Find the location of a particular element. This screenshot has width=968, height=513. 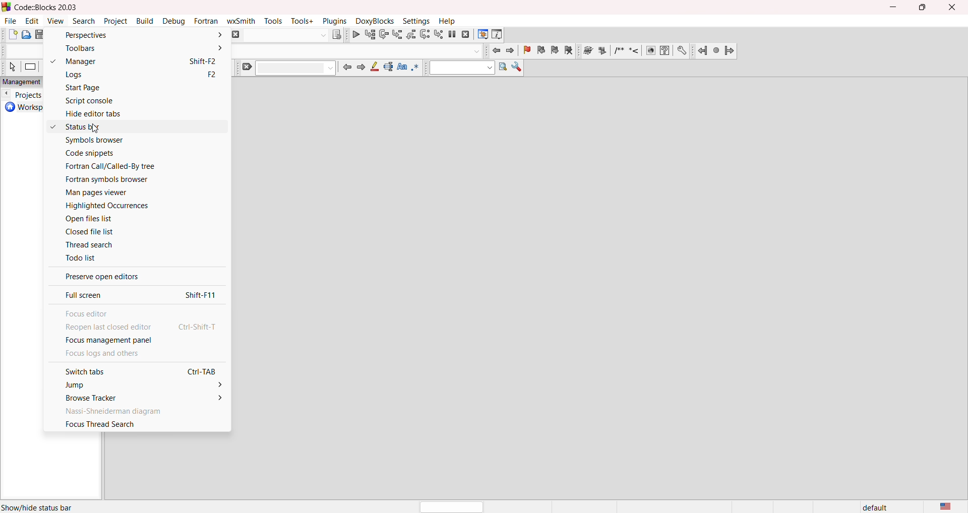

edit is located at coordinates (35, 21).